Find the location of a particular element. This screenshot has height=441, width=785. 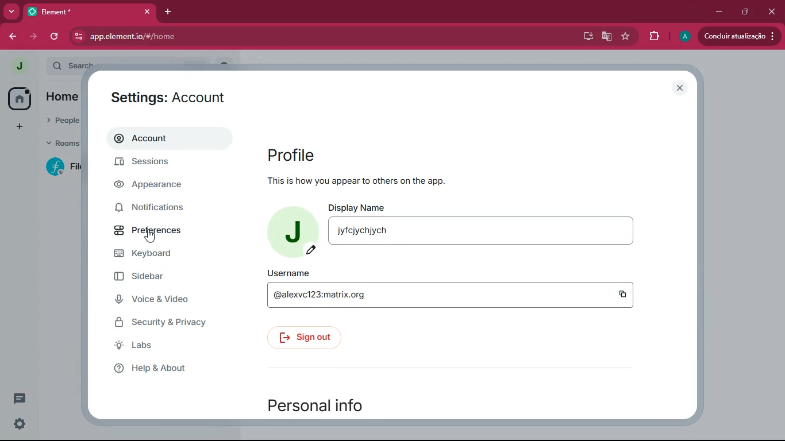

profile picture is located at coordinates (295, 231).